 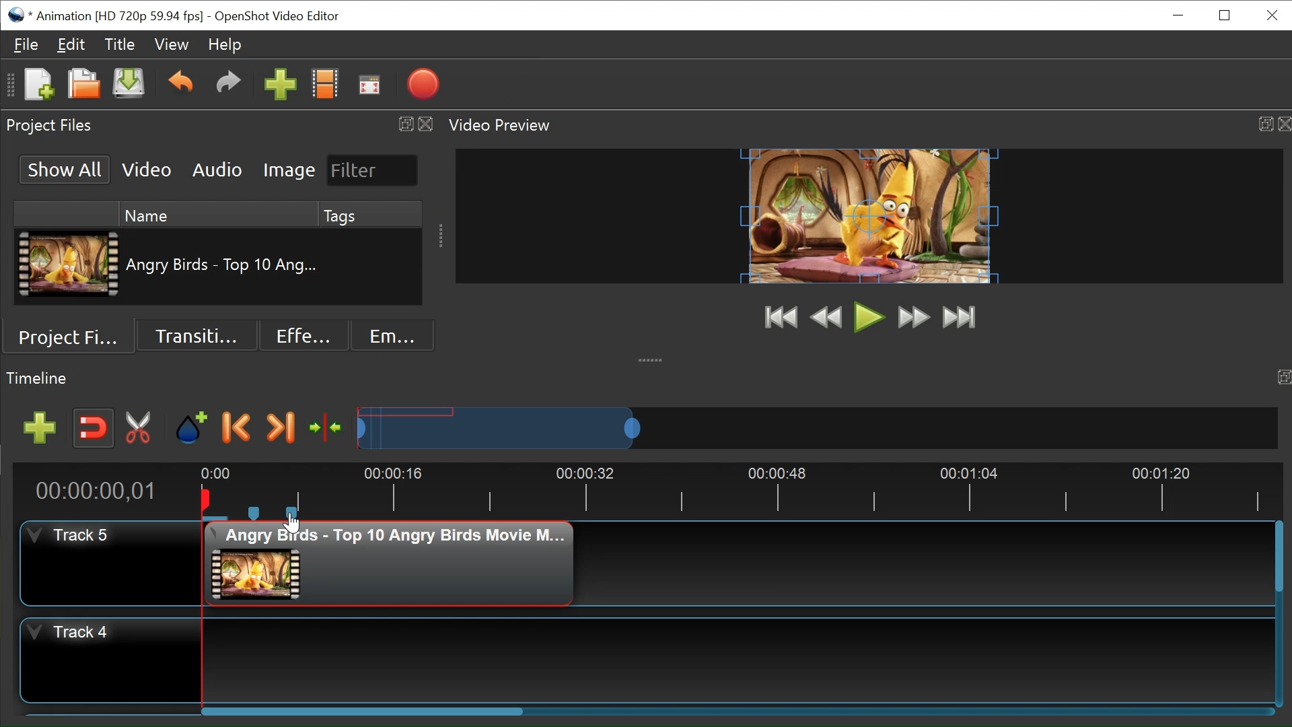 What do you see at coordinates (816, 427) in the screenshot?
I see `Zoom Slider` at bounding box center [816, 427].